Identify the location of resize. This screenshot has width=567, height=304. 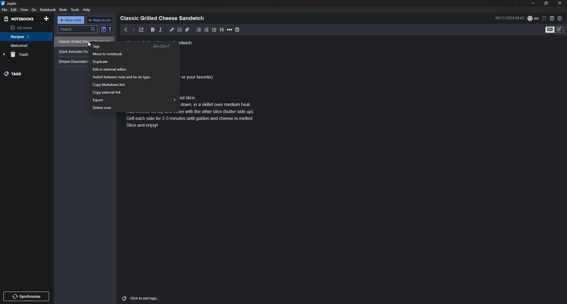
(546, 3).